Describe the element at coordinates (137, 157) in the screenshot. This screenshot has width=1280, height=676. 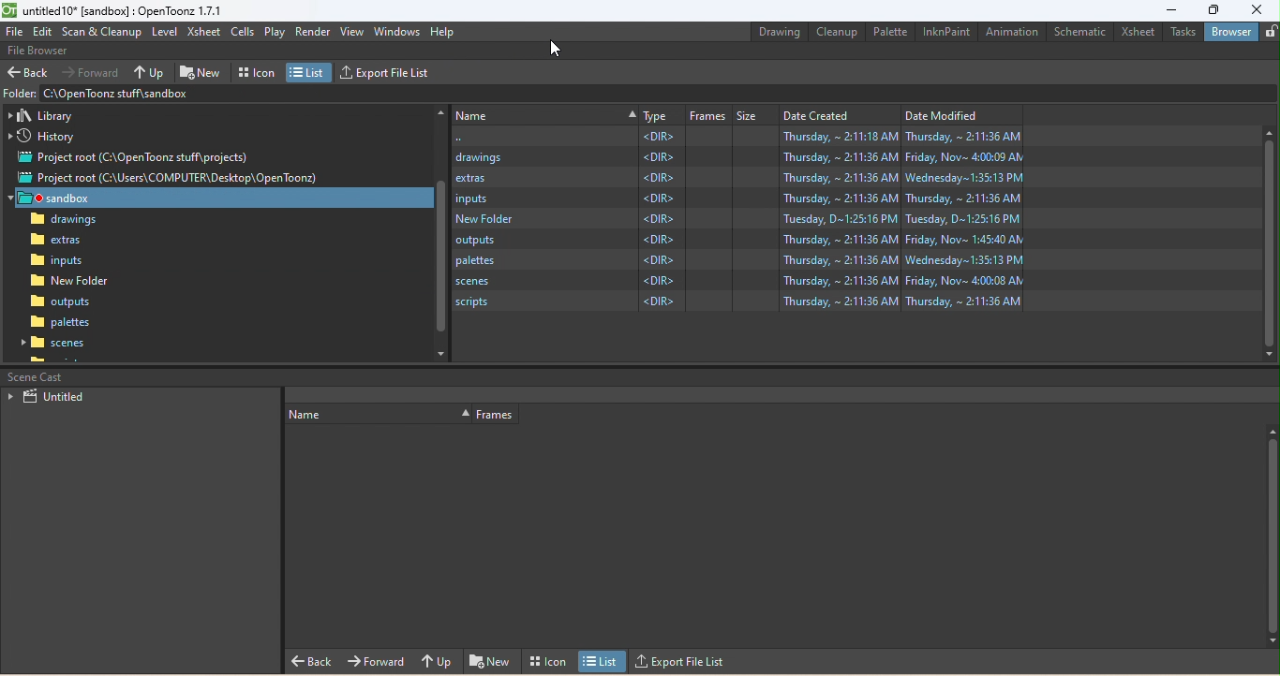
I see `Project root` at that location.